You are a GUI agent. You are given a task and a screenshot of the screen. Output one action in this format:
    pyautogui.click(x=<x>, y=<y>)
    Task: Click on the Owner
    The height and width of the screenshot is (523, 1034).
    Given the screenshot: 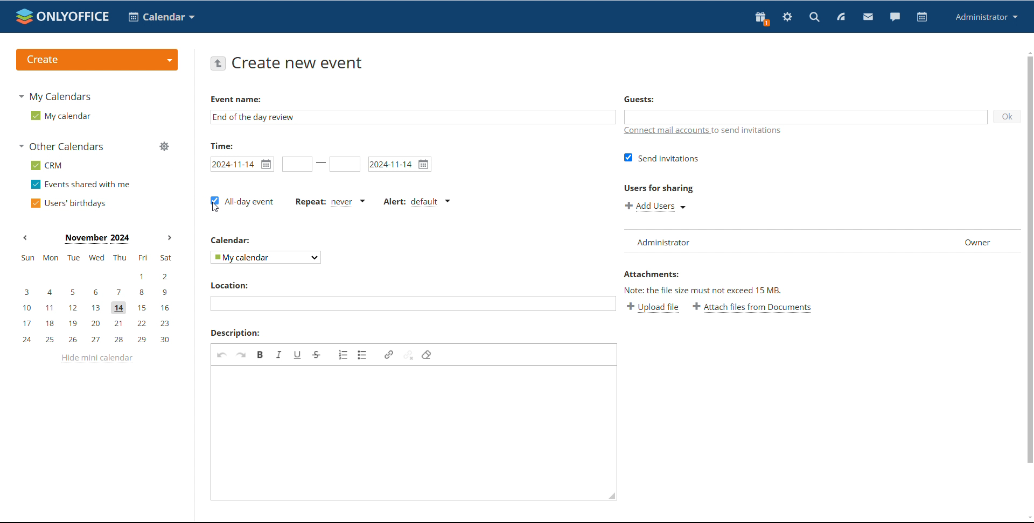 What is the action you would take?
    pyautogui.click(x=981, y=242)
    